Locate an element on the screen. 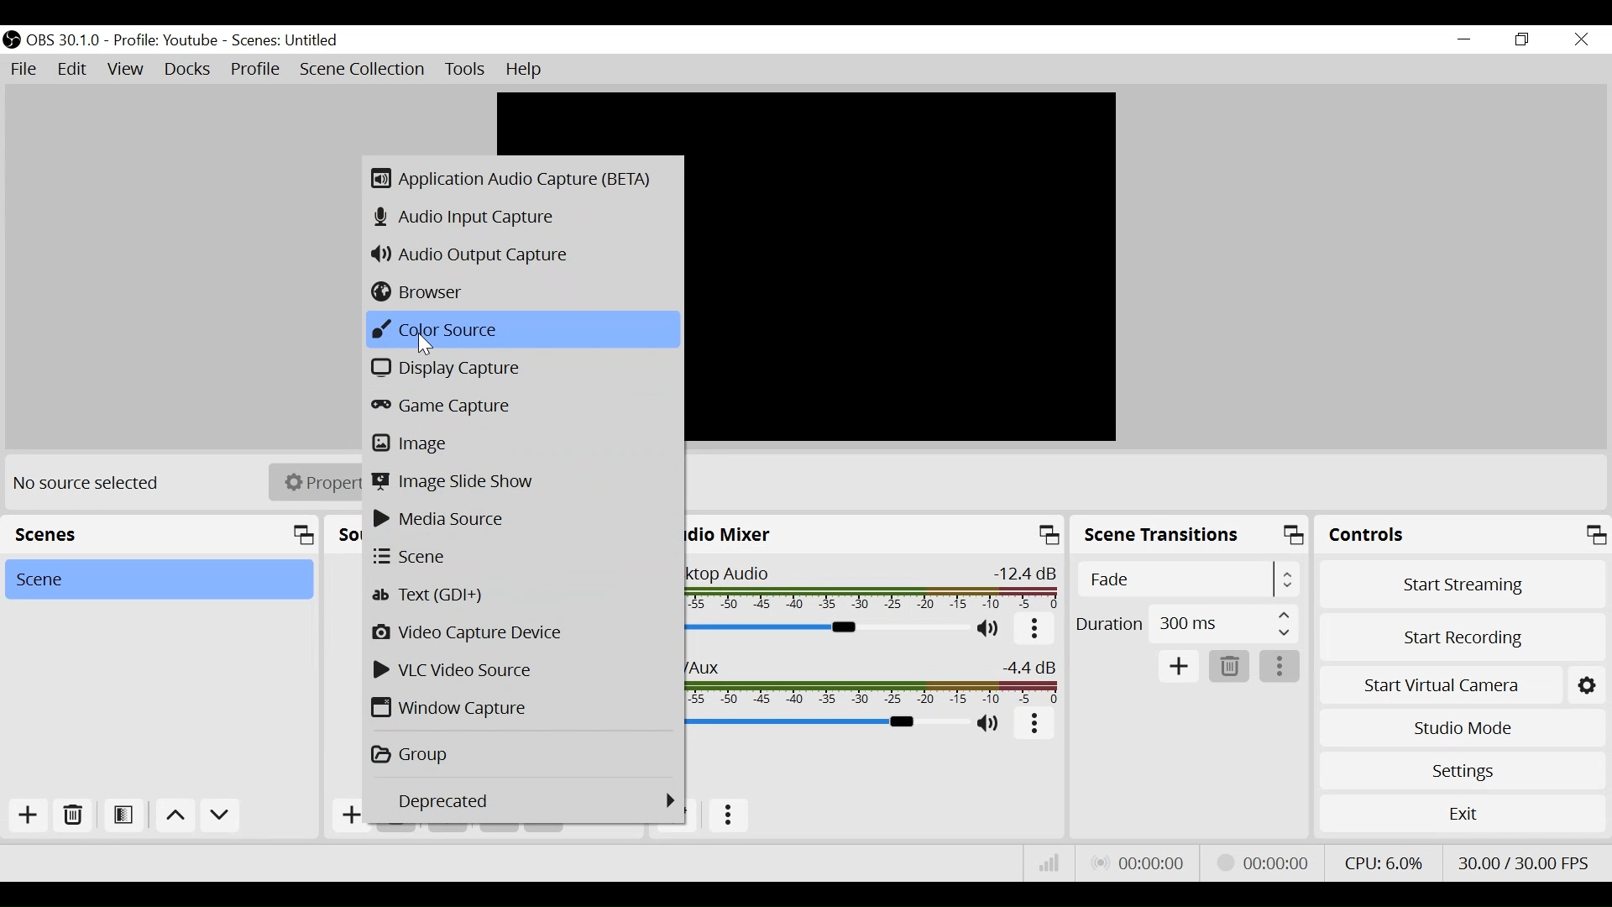  Media Source is located at coordinates (521, 518).